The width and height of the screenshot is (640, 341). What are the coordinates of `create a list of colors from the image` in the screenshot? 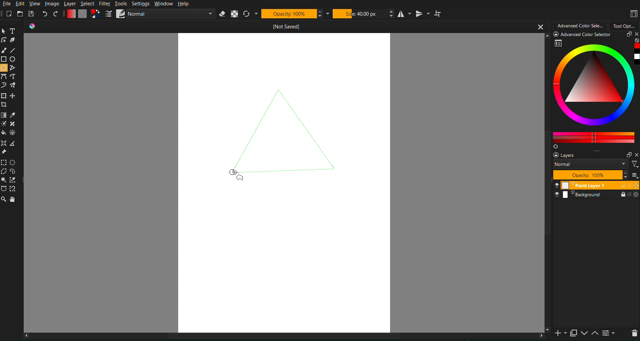 It's located at (556, 147).